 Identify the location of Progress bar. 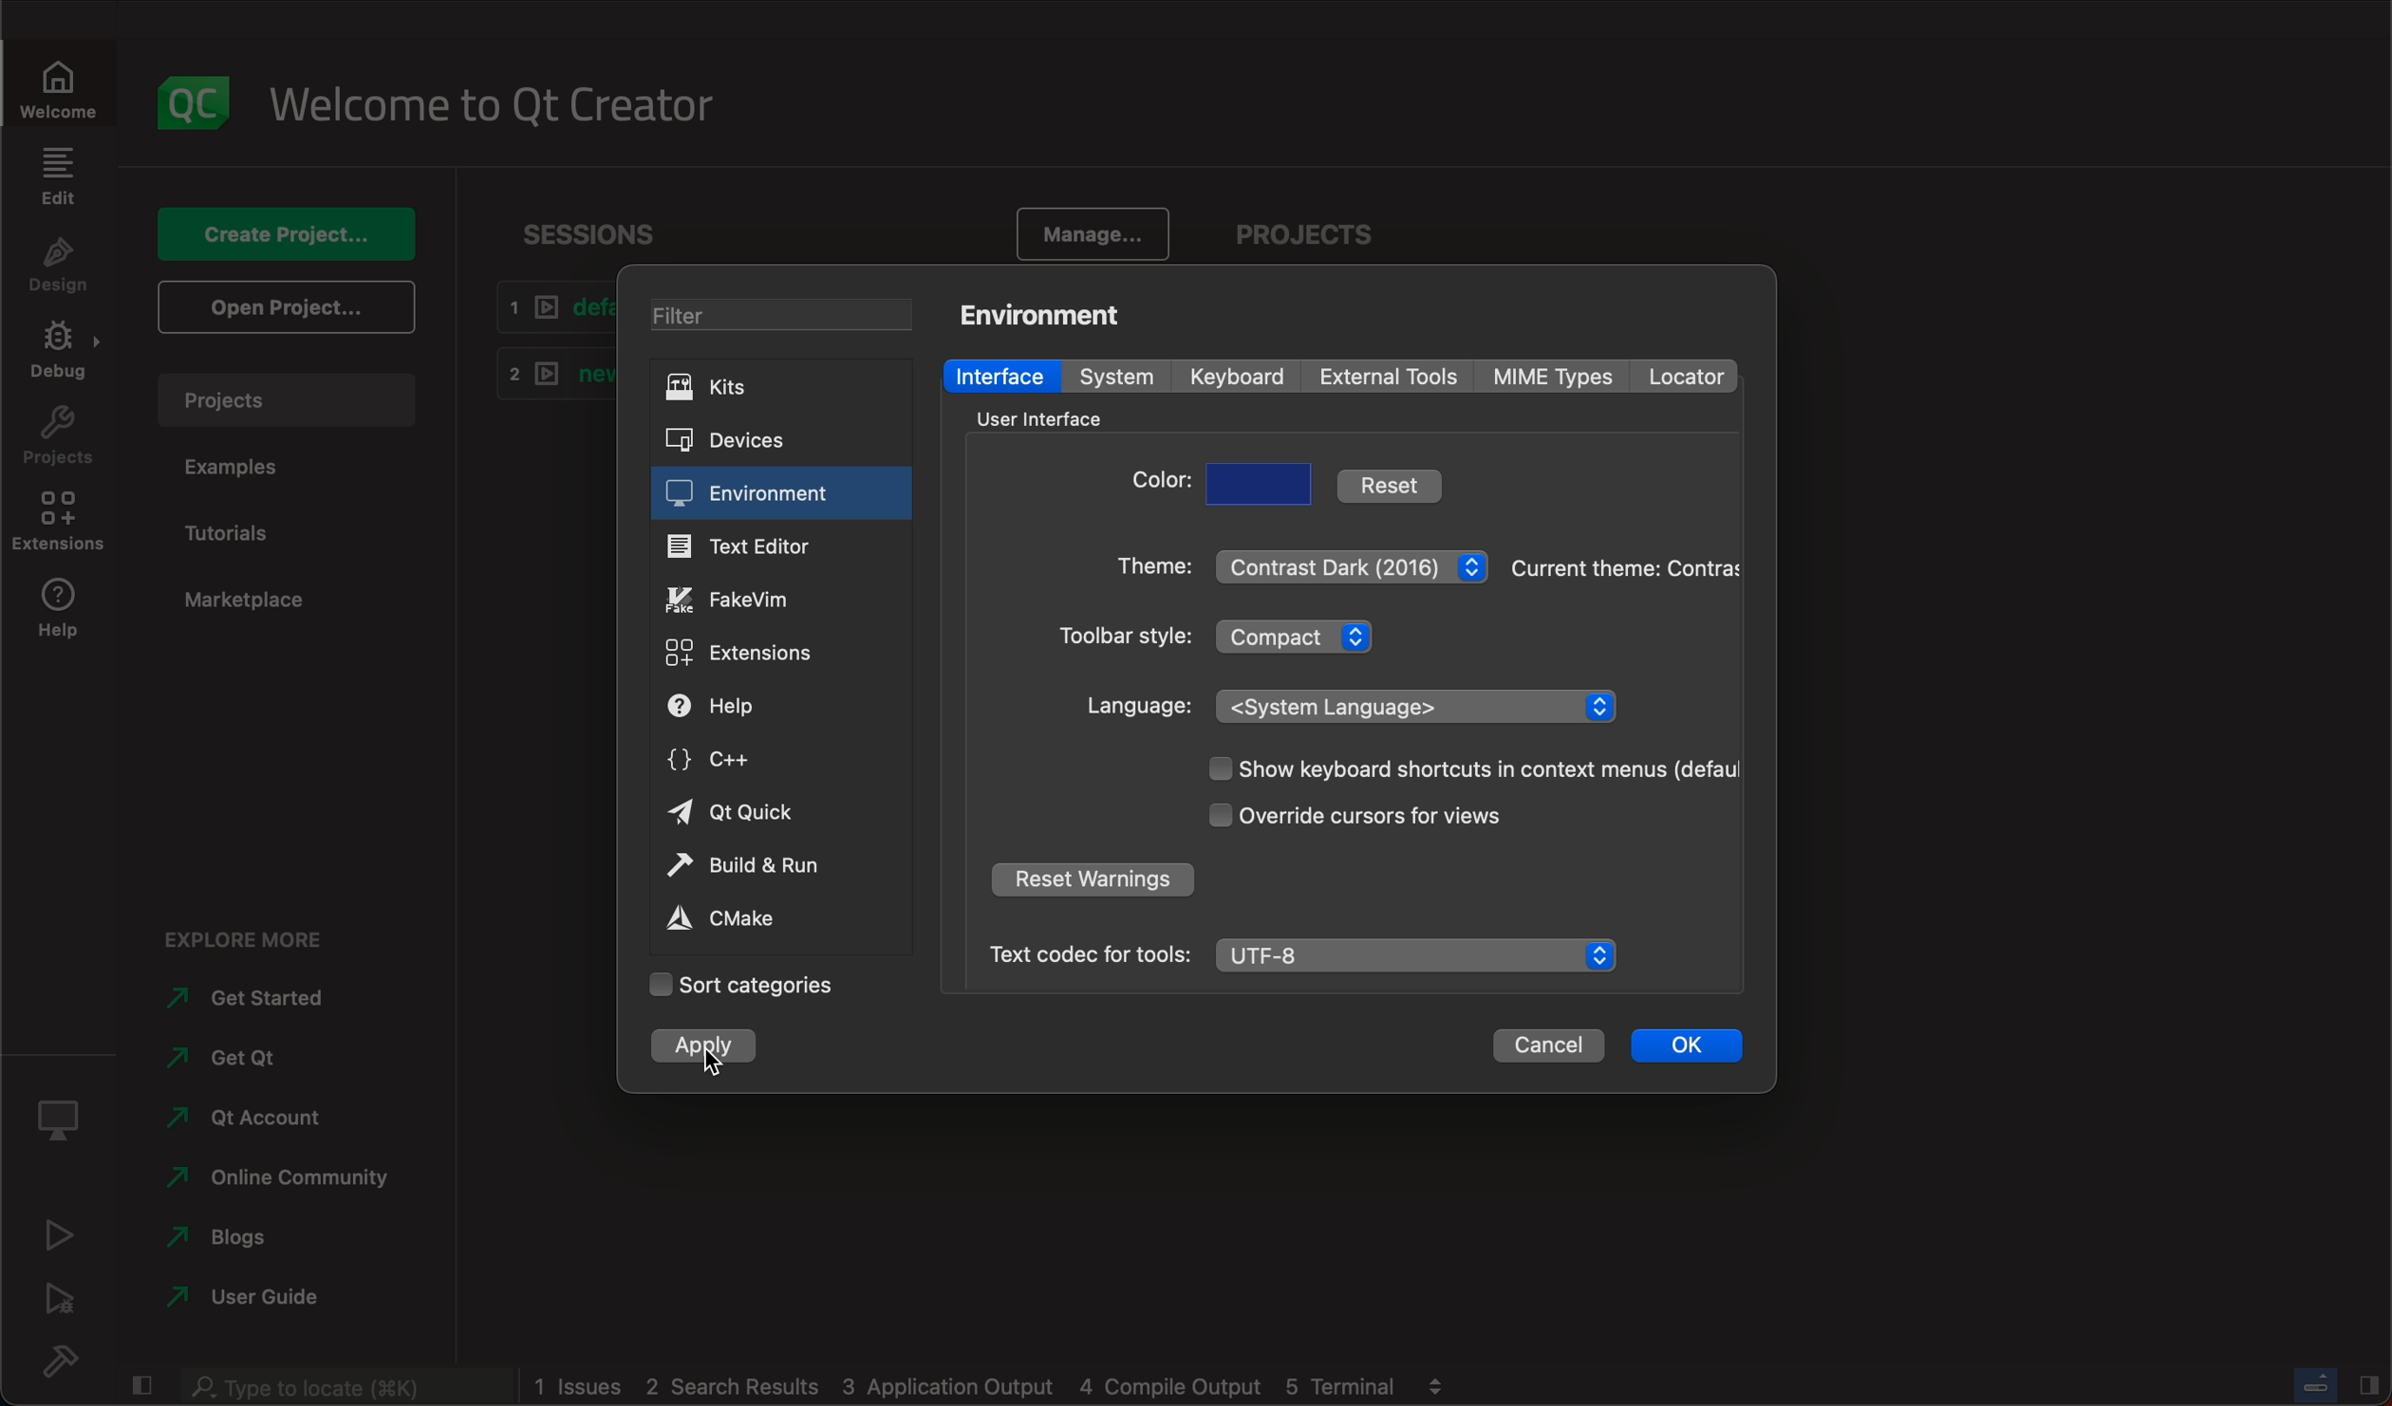
(2316, 1384).